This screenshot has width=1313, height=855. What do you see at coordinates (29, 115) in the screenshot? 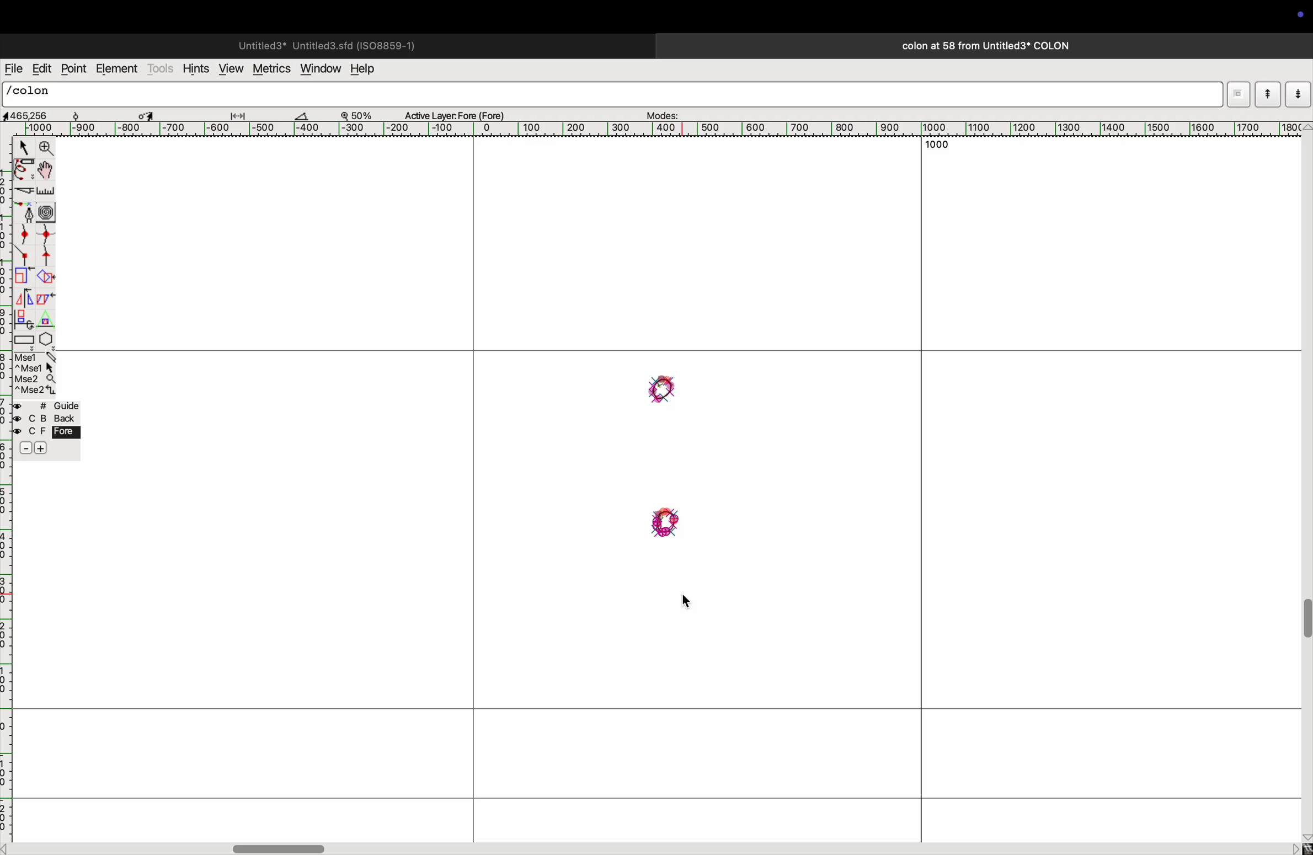
I see `aspect ratio` at bounding box center [29, 115].